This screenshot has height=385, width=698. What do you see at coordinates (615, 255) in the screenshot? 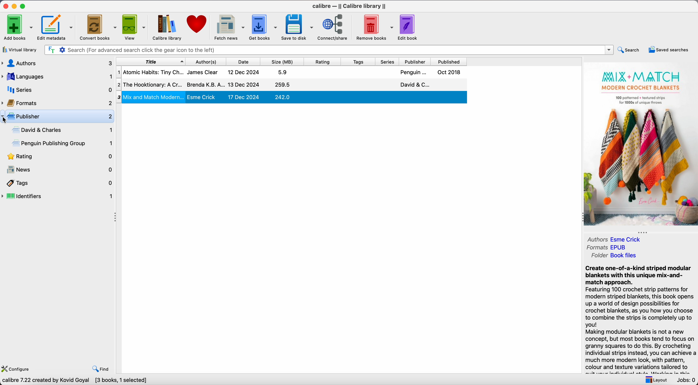
I see `folder Book files` at bounding box center [615, 255].